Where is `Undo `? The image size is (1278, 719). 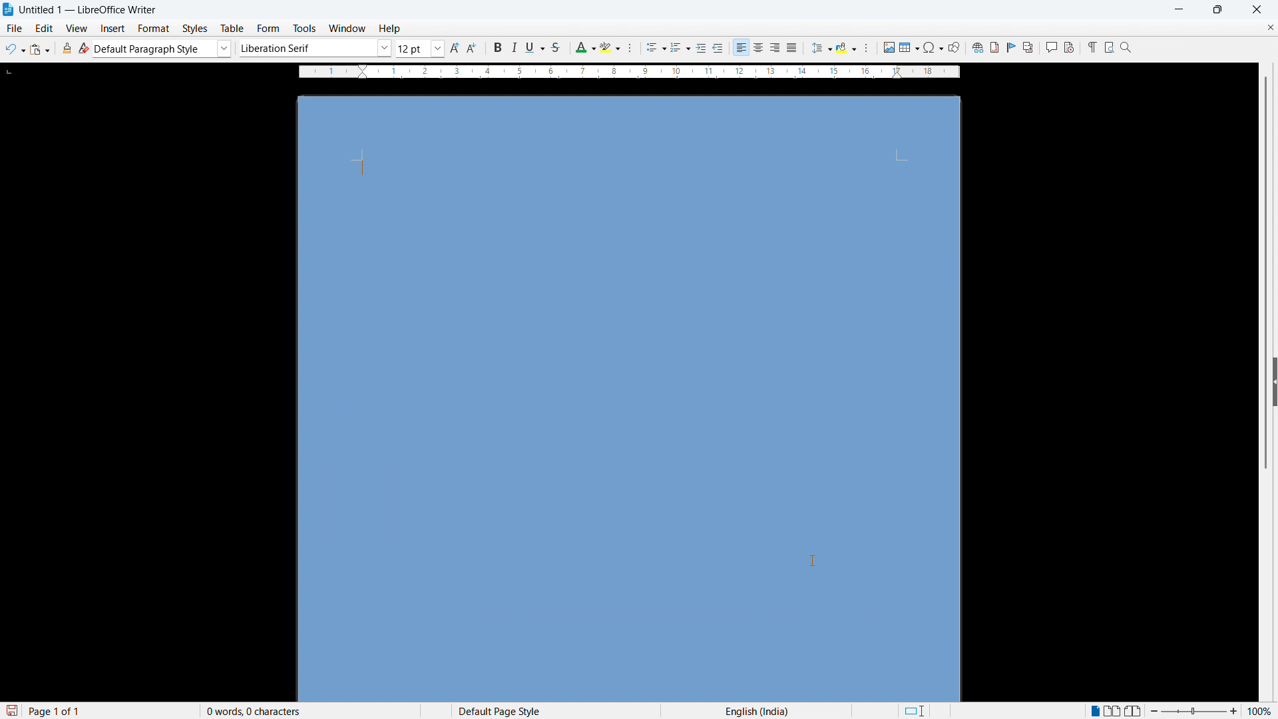
Undo  is located at coordinates (15, 49).